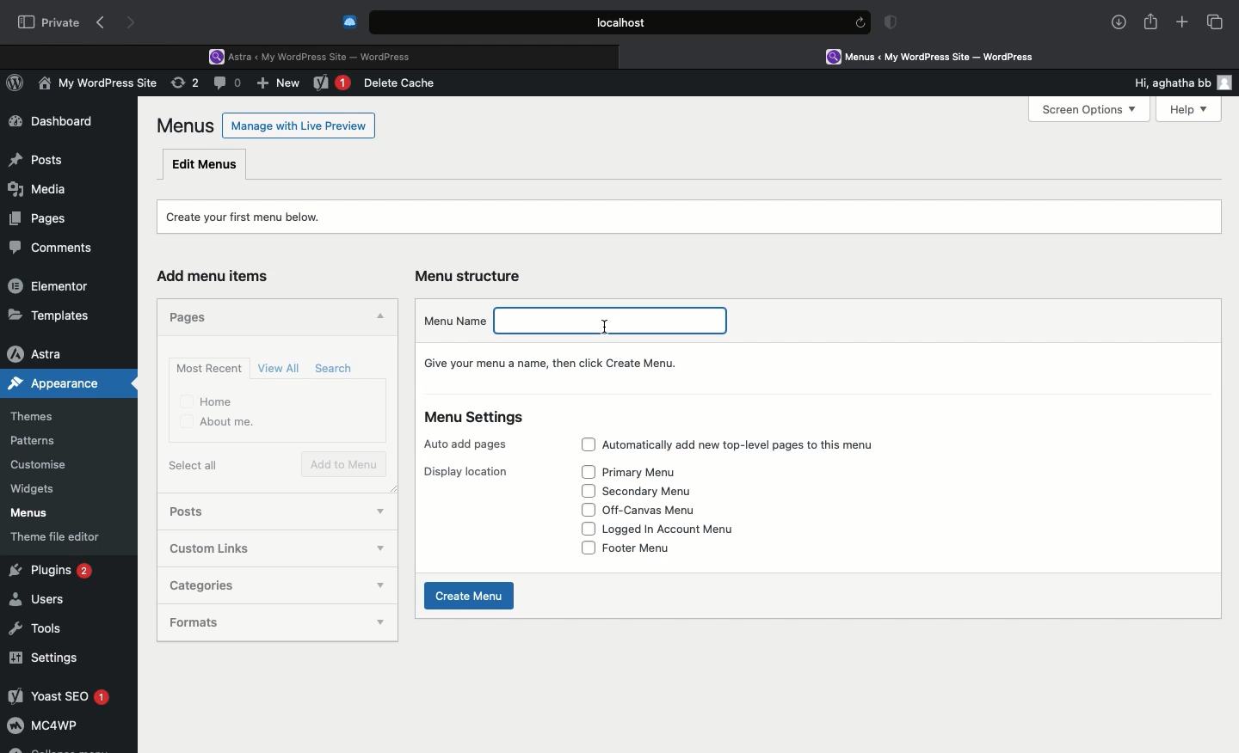  Describe the element at coordinates (40, 187) in the screenshot. I see `Media` at that location.